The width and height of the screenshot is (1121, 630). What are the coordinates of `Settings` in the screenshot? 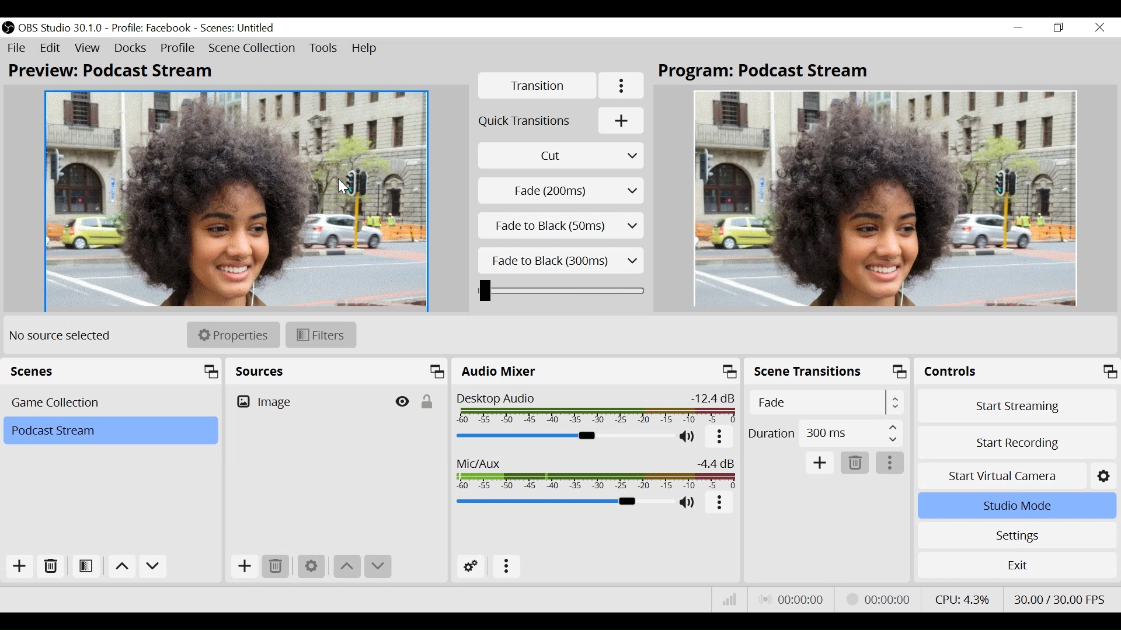 It's located at (310, 566).